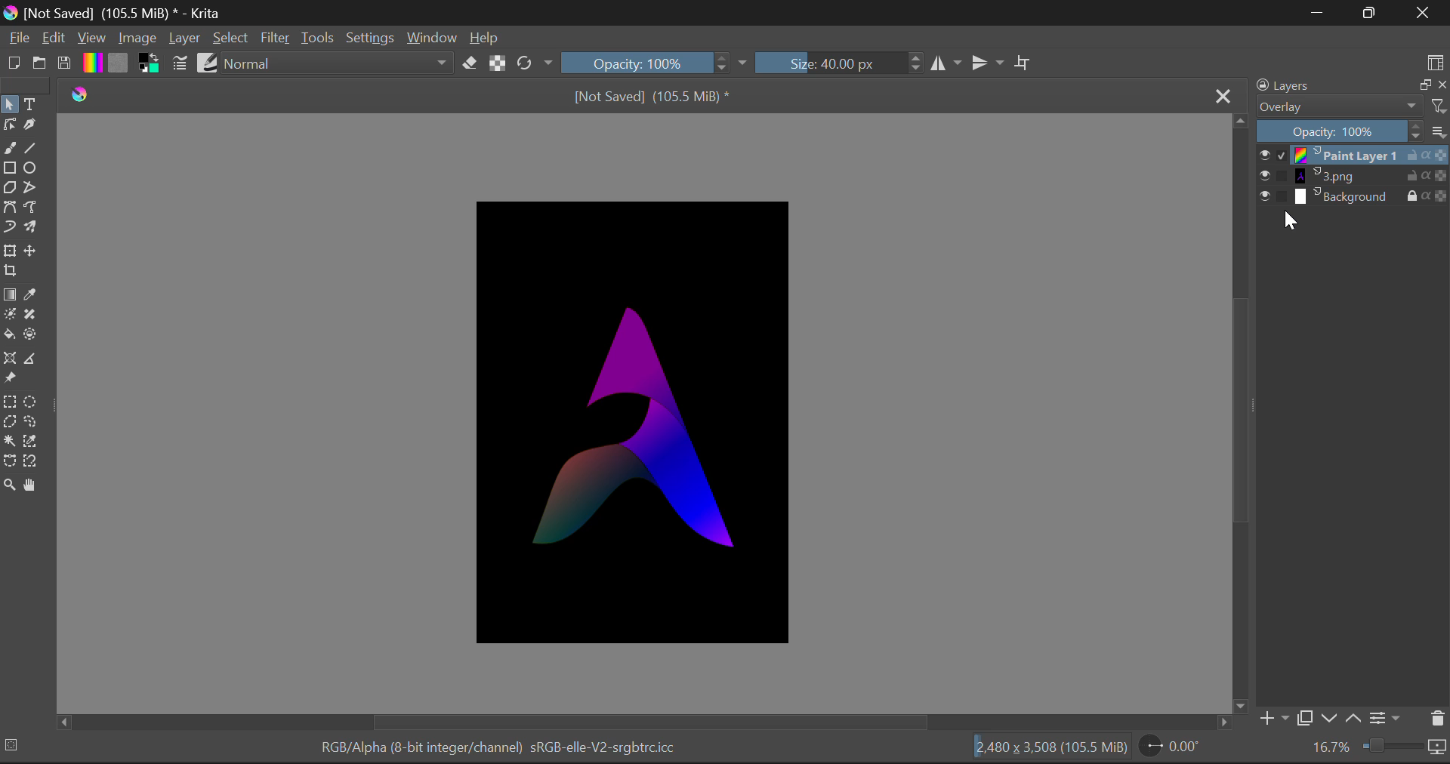  I want to click on Bezier Curve Selection, so click(10, 464).